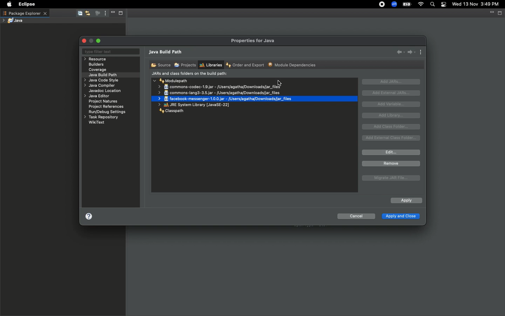 The width and height of the screenshot is (505, 316). What do you see at coordinates (476, 4) in the screenshot?
I see `Wed 13 Nov 3:49 PM` at bounding box center [476, 4].